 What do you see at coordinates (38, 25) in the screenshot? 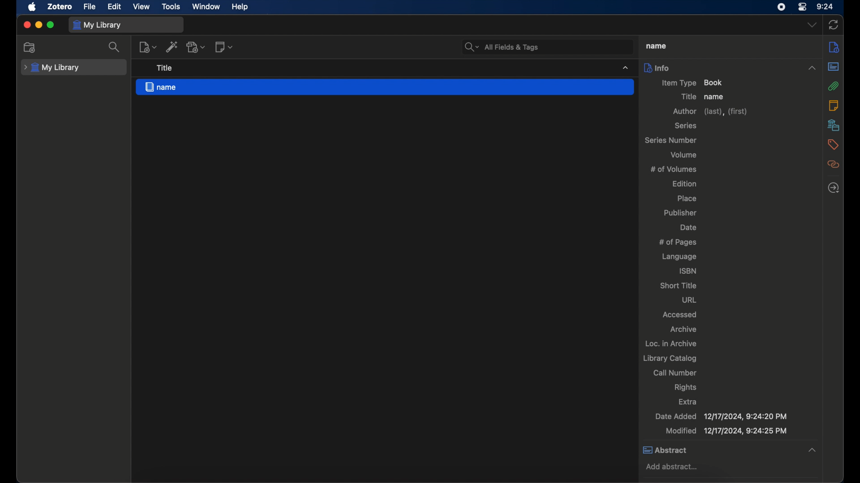
I see `minimize` at bounding box center [38, 25].